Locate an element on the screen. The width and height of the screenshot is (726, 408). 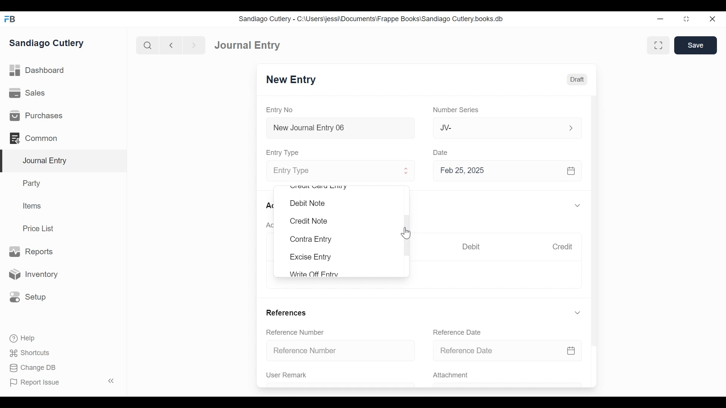
Navigate Forward is located at coordinates (194, 46).